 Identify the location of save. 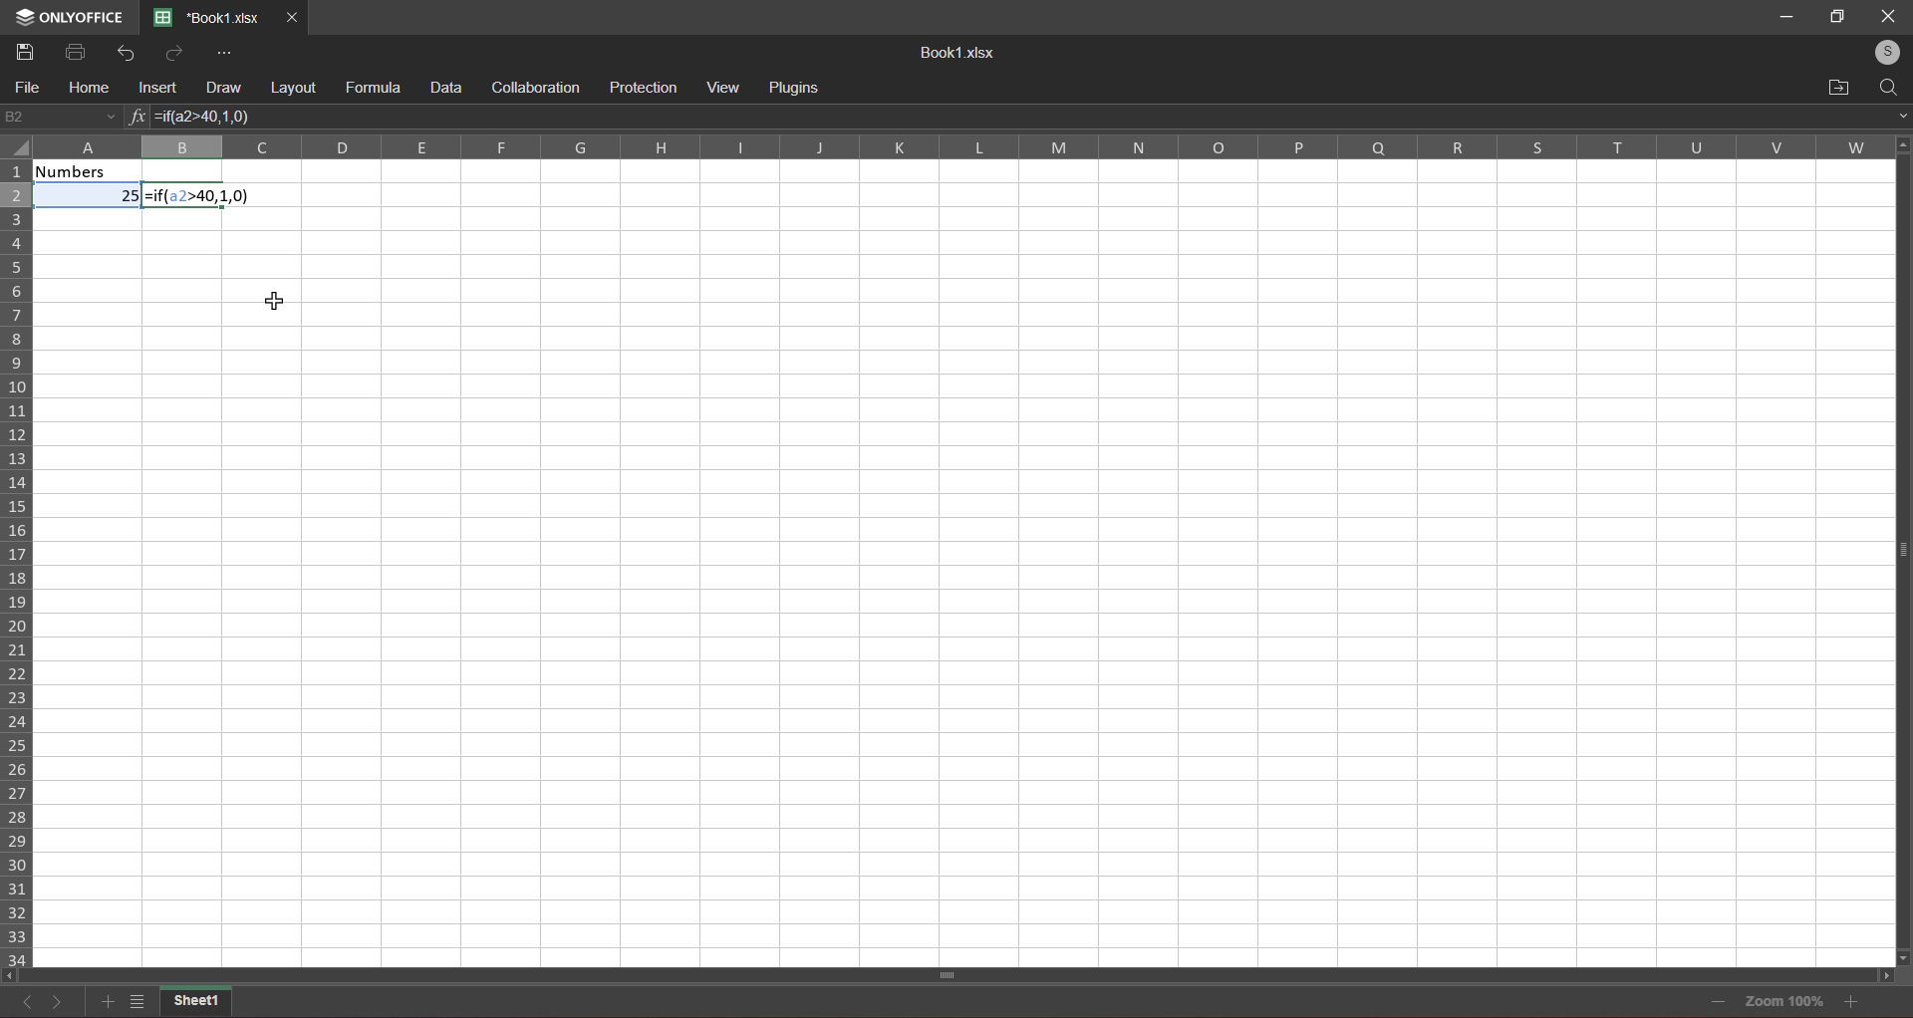
(23, 51).